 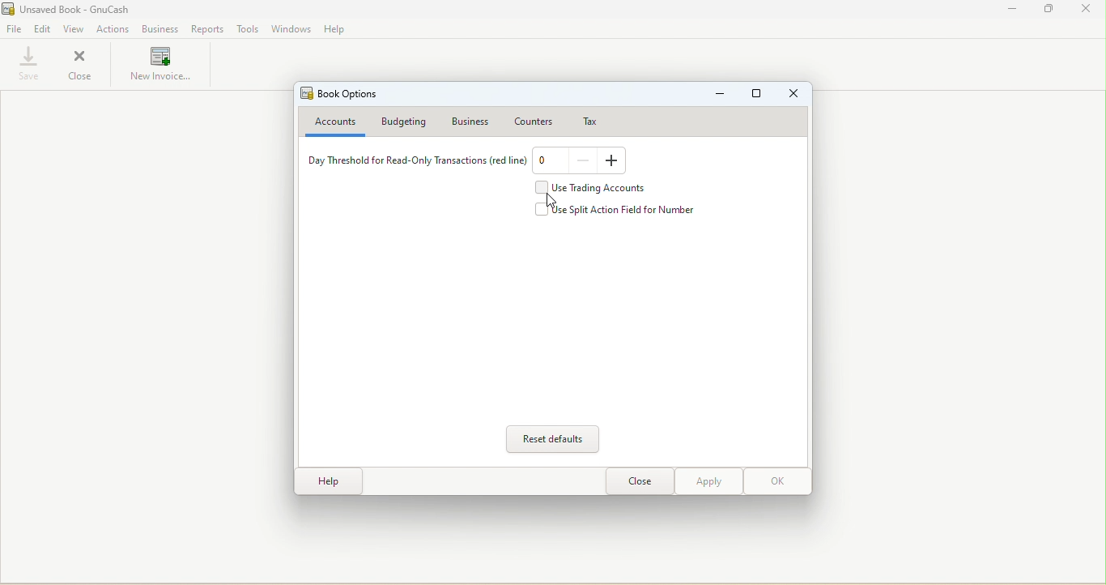 I want to click on Help, so click(x=326, y=482).